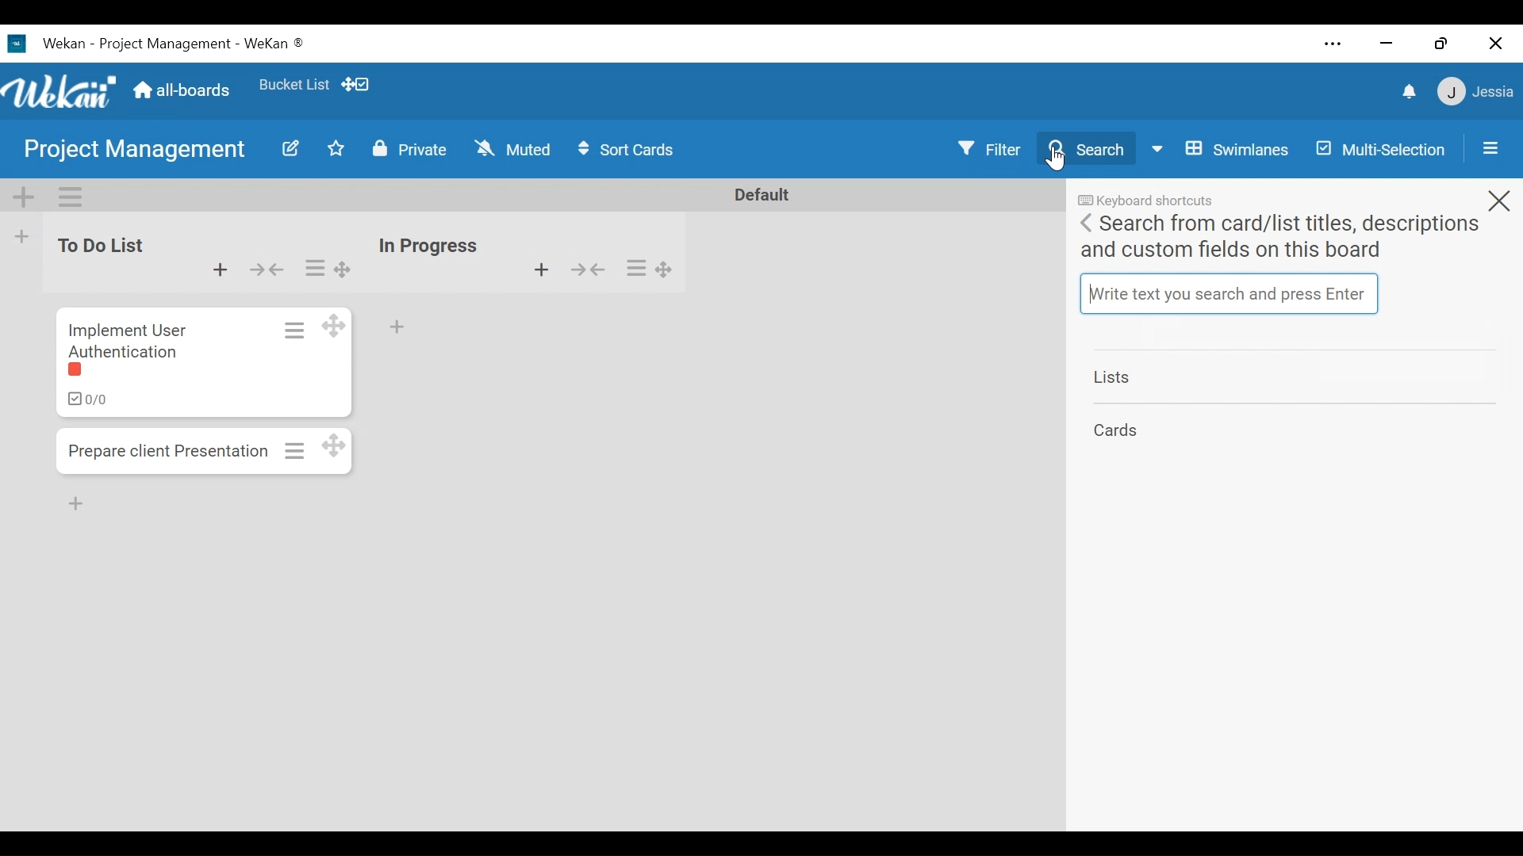 The width and height of the screenshot is (1523, 856). Describe the element at coordinates (634, 267) in the screenshot. I see `list actions` at that location.